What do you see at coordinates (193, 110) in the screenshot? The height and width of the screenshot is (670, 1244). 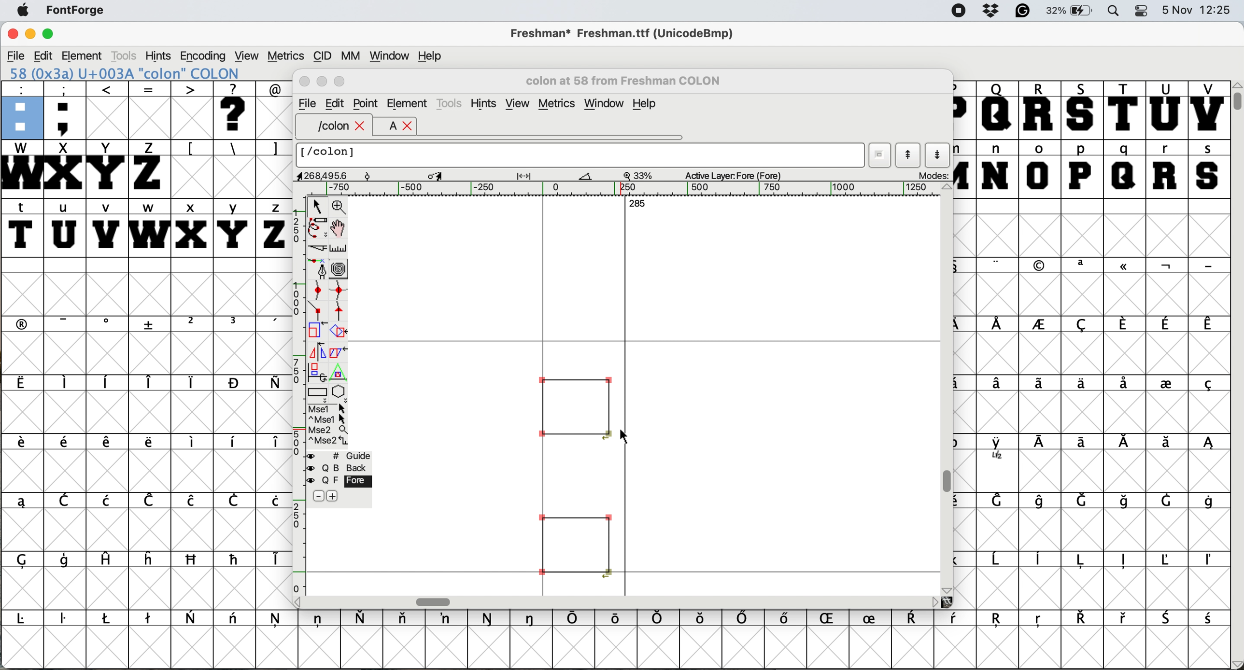 I see `>` at bounding box center [193, 110].